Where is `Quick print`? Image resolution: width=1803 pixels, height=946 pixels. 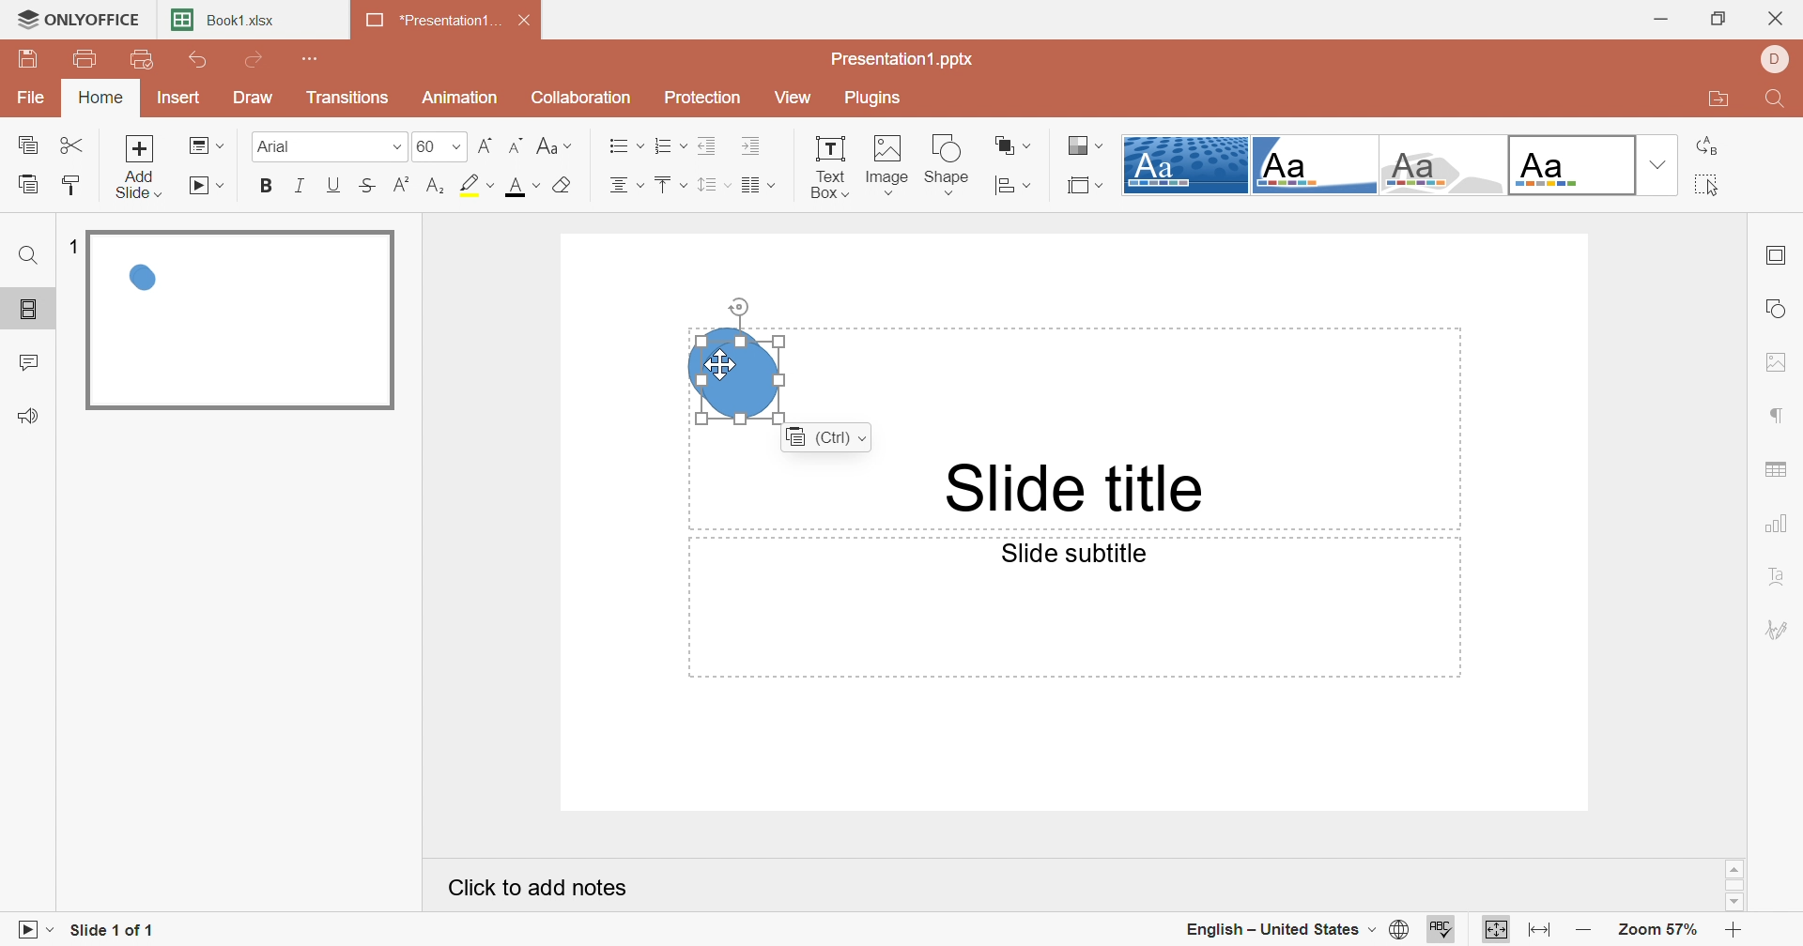
Quick print is located at coordinates (141, 60).